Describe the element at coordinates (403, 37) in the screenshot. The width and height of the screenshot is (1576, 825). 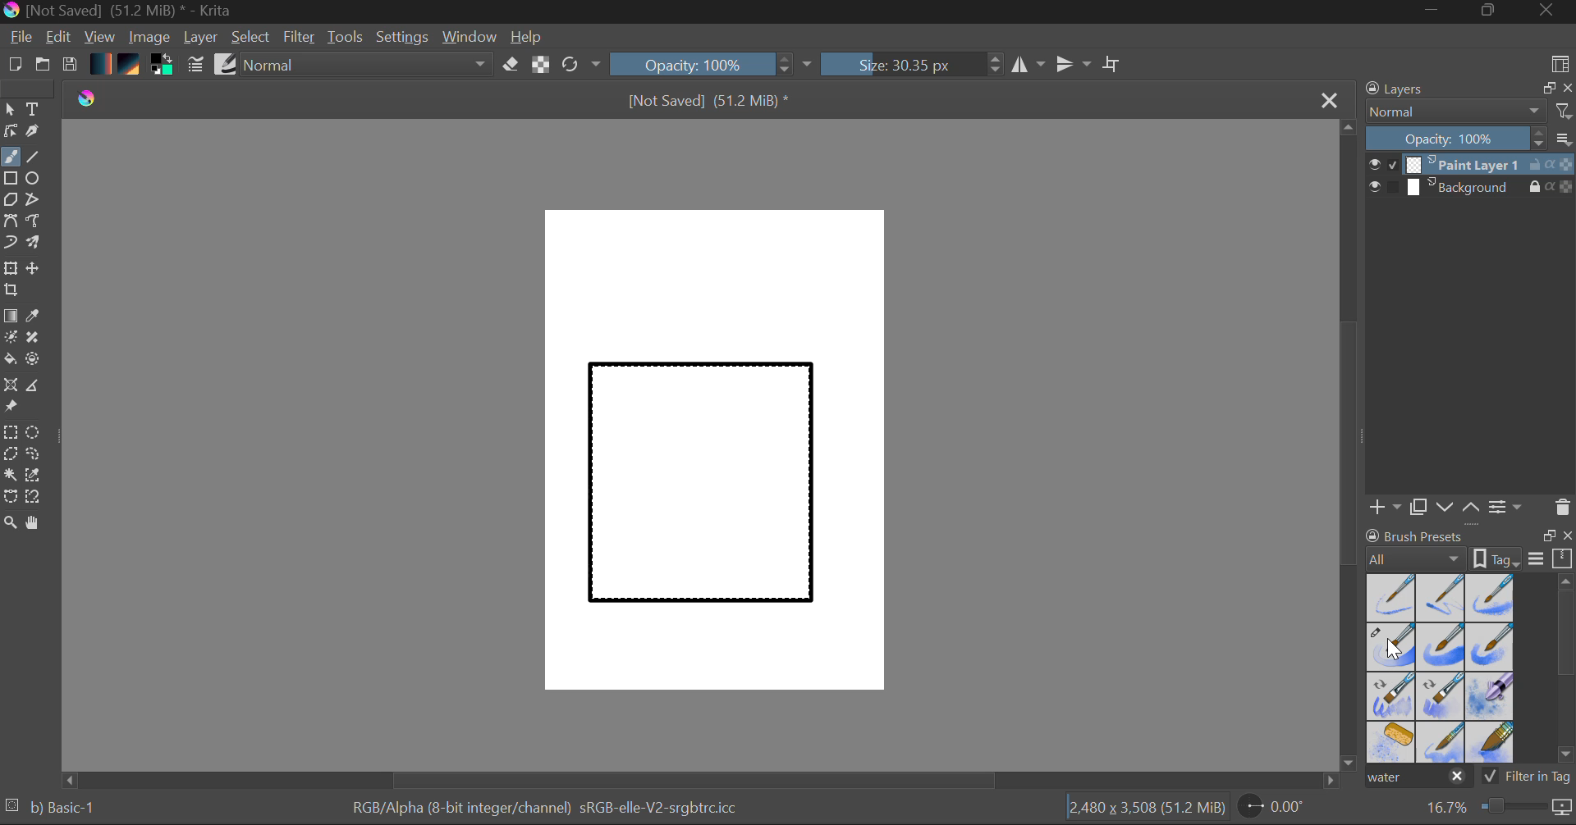
I see `Settings` at that location.